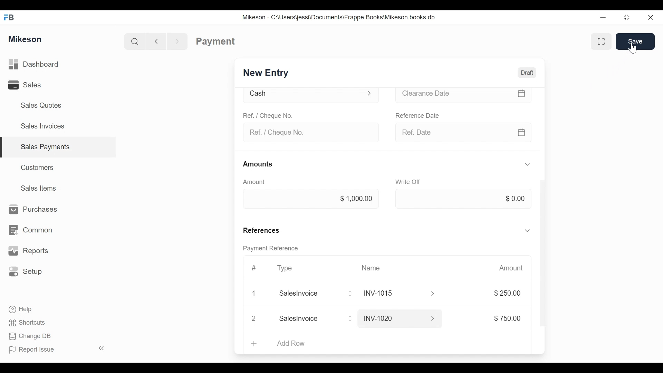 This screenshot has height=373, width=663. What do you see at coordinates (315, 294) in the screenshot?
I see `Salesinvoice` at bounding box center [315, 294].